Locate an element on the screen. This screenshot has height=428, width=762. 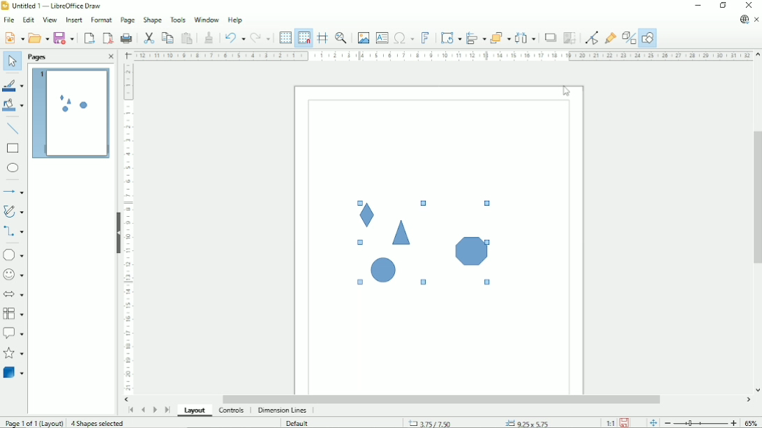
Scroll to next page is located at coordinates (155, 408).